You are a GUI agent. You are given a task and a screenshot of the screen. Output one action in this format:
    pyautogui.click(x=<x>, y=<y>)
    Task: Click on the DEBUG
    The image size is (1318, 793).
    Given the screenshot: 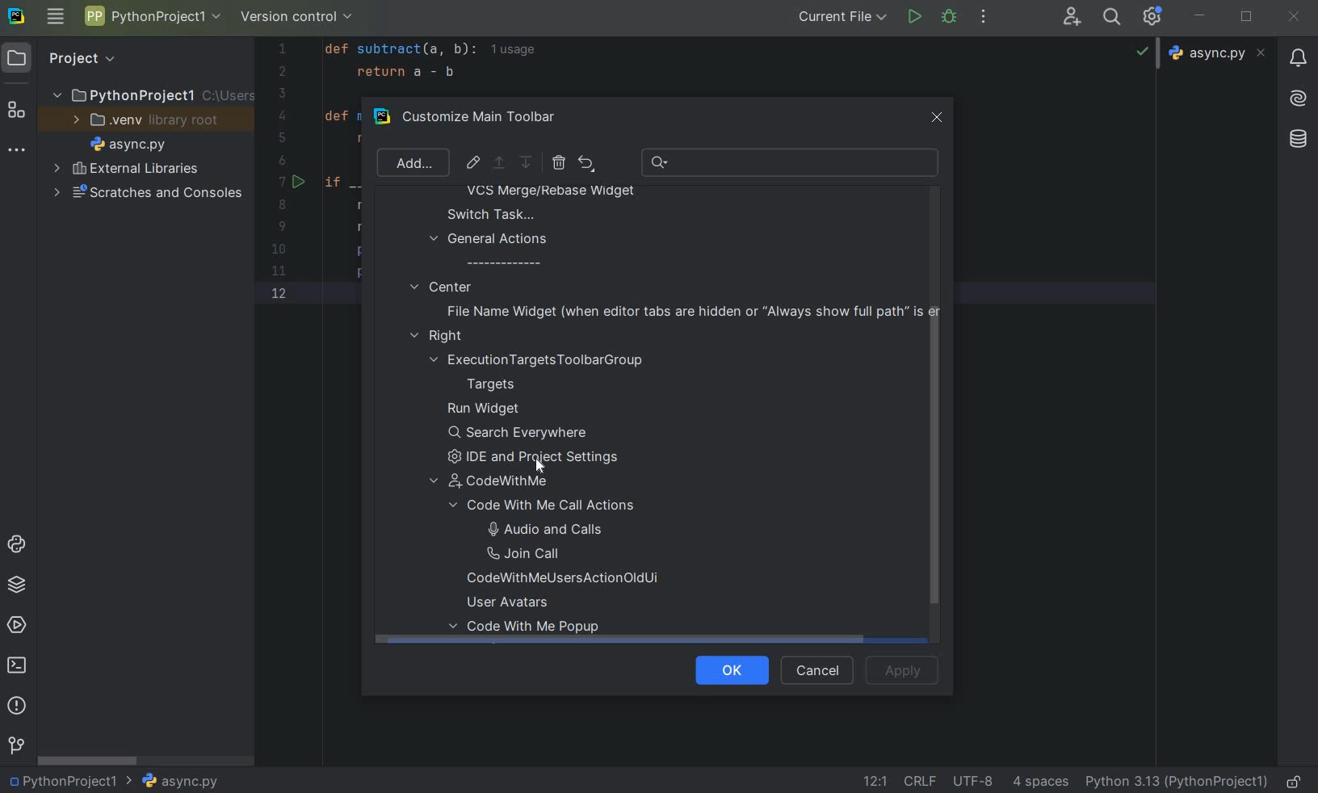 What is the action you would take?
    pyautogui.click(x=952, y=19)
    